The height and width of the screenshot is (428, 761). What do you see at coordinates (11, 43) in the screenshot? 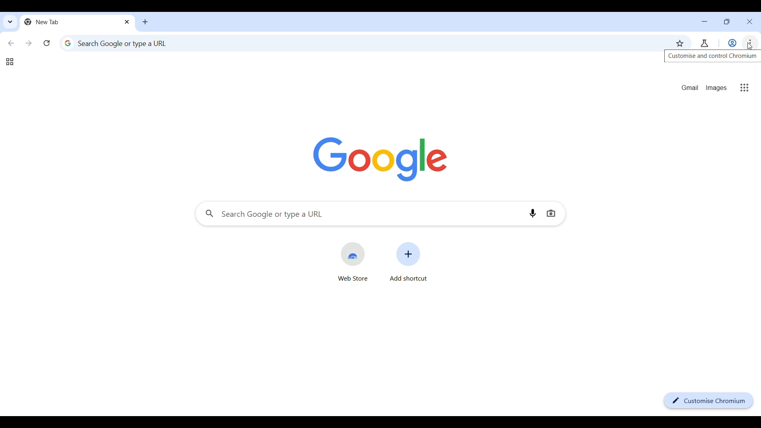
I see `Go back` at bounding box center [11, 43].